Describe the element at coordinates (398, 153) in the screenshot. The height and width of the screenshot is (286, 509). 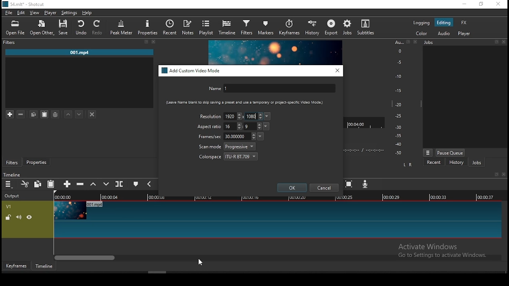
I see `-50` at that location.